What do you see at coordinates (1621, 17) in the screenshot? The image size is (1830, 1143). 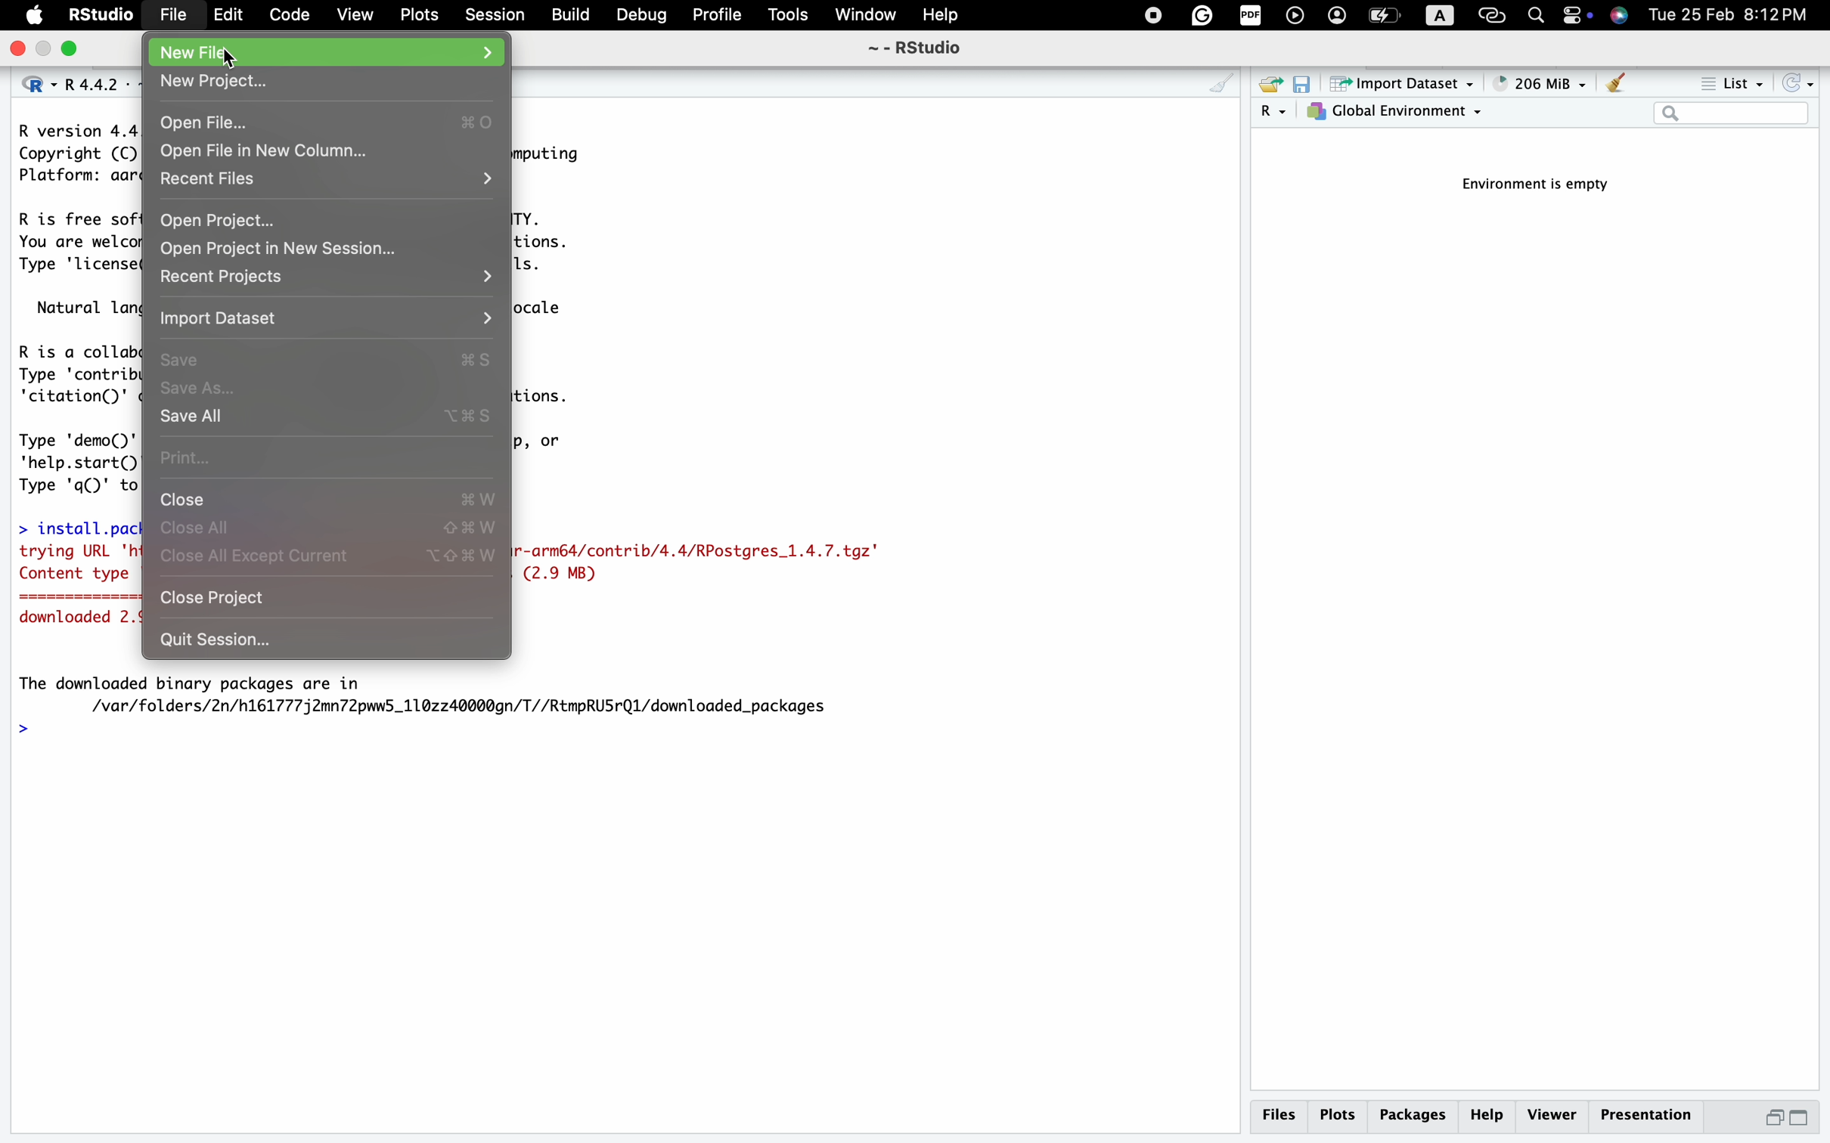 I see `siri` at bounding box center [1621, 17].